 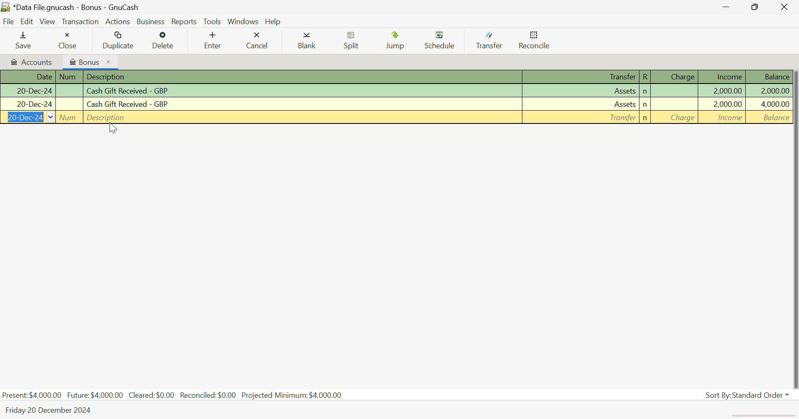 What do you see at coordinates (70, 91) in the screenshot?
I see `Num` at bounding box center [70, 91].